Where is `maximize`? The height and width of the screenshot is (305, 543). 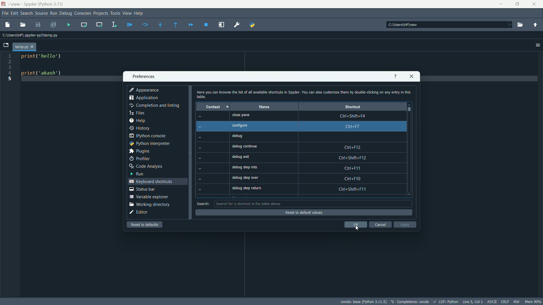
maximize is located at coordinates (518, 4).